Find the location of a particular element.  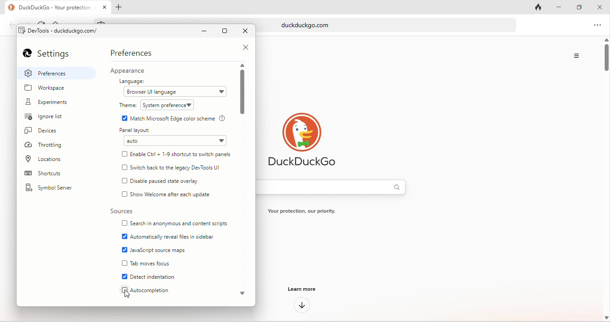

duckduck go logo is located at coordinates (8, 8).